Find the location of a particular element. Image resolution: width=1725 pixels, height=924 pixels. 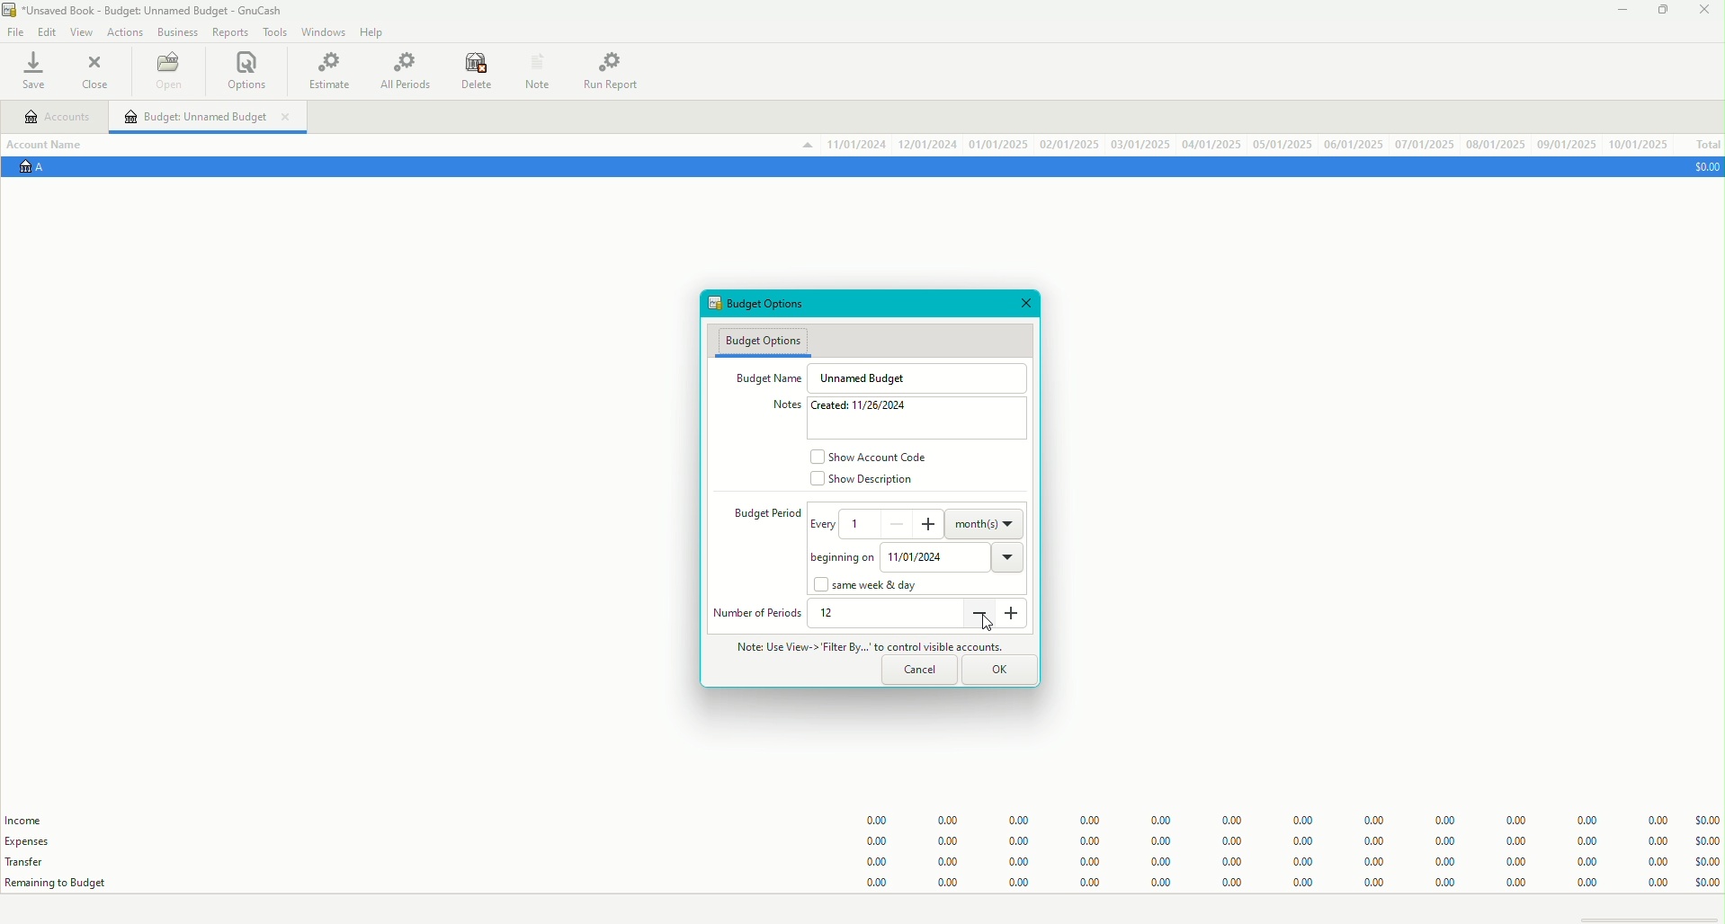

Delete is located at coordinates (477, 73).